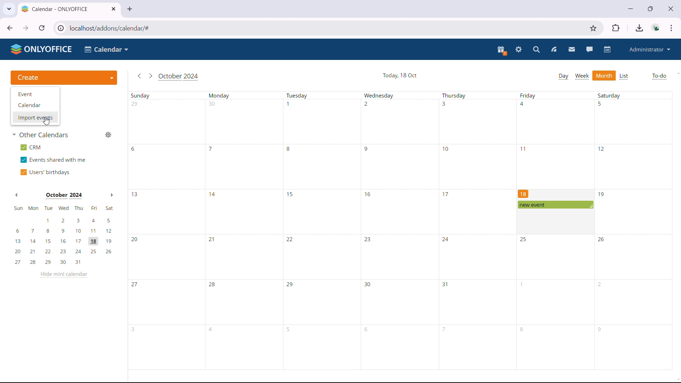  Describe the element at coordinates (522, 329) in the screenshot. I see `8` at that location.